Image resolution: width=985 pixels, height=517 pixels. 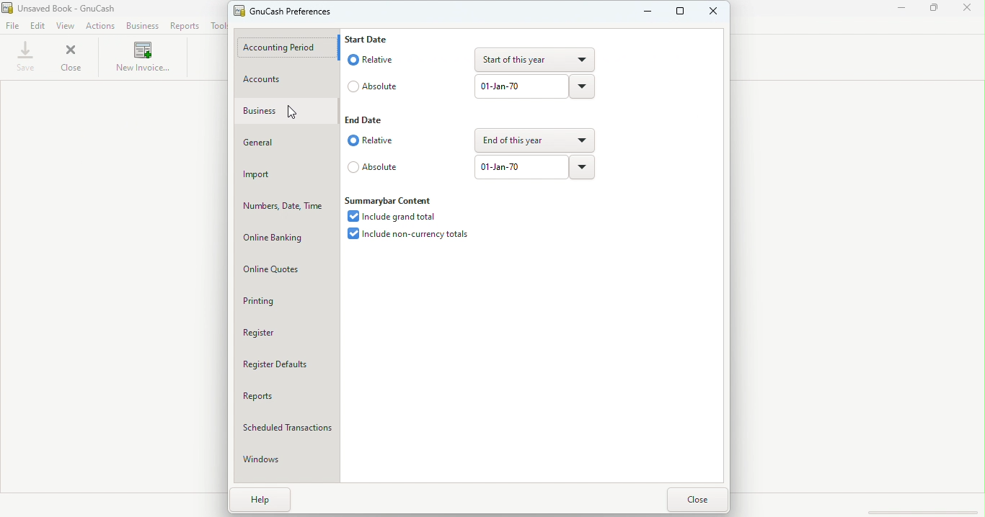 What do you see at coordinates (38, 27) in the screenshot?
I see `Edit` at bounding box center [38, 27].